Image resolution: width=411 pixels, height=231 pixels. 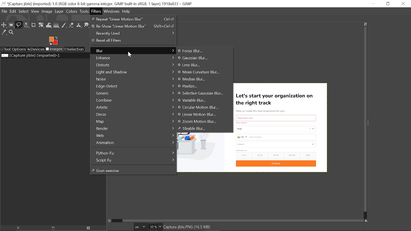 I want to click on Current image unit, so click(x=140, y=227).